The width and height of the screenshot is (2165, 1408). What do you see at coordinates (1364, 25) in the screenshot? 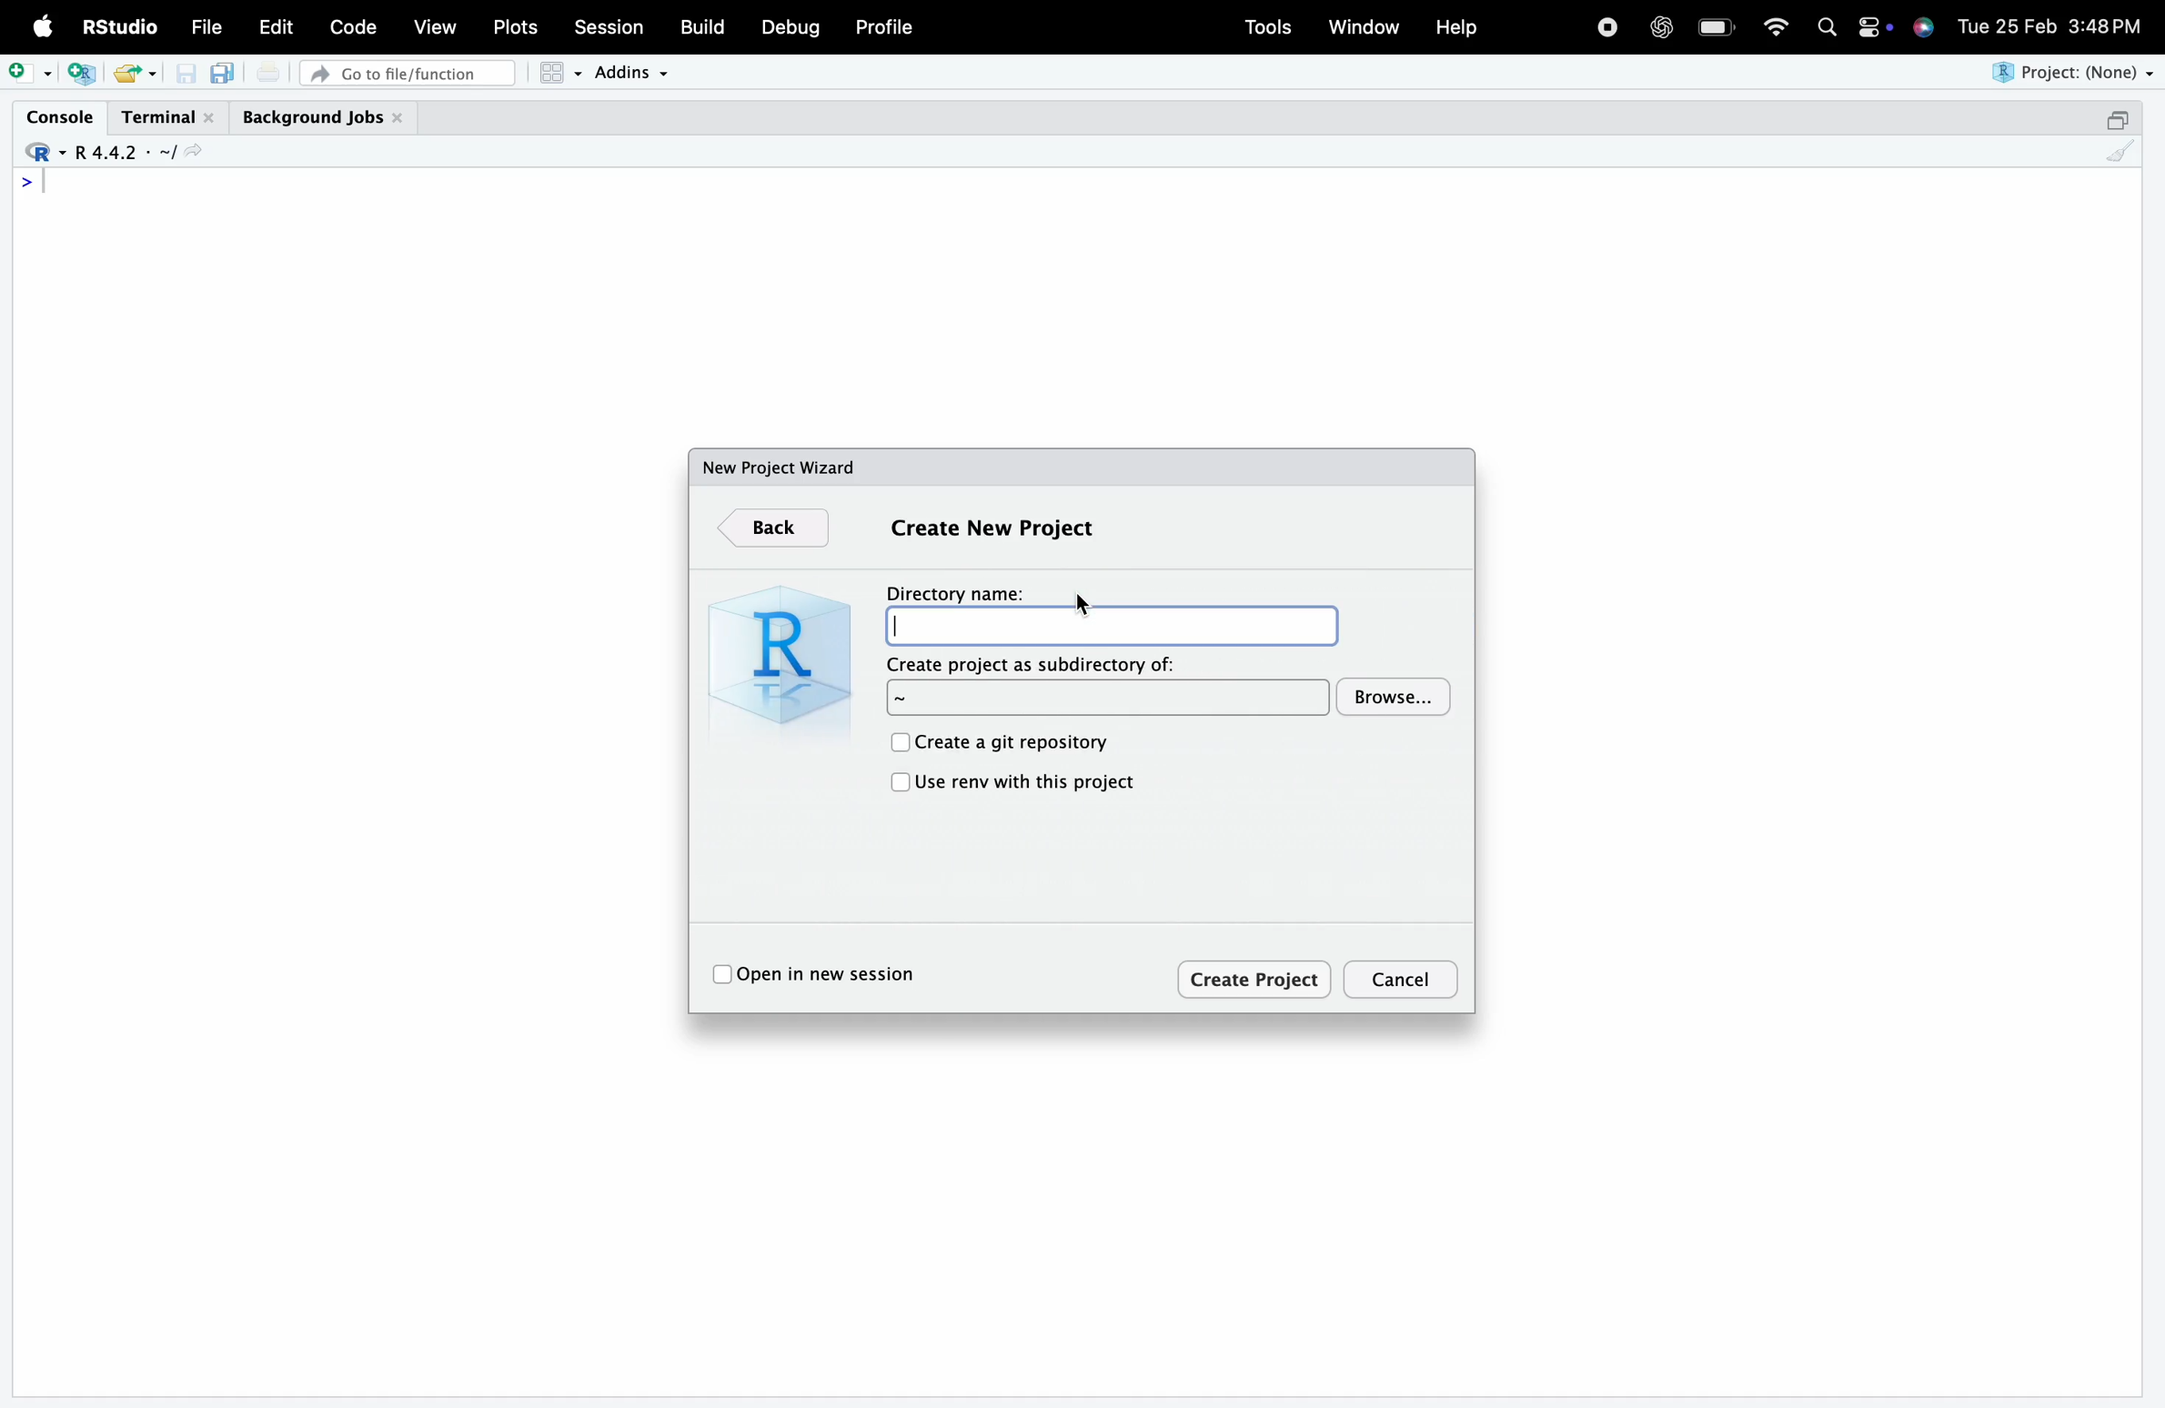
I see `Window` at bounding box center [1364, 25].